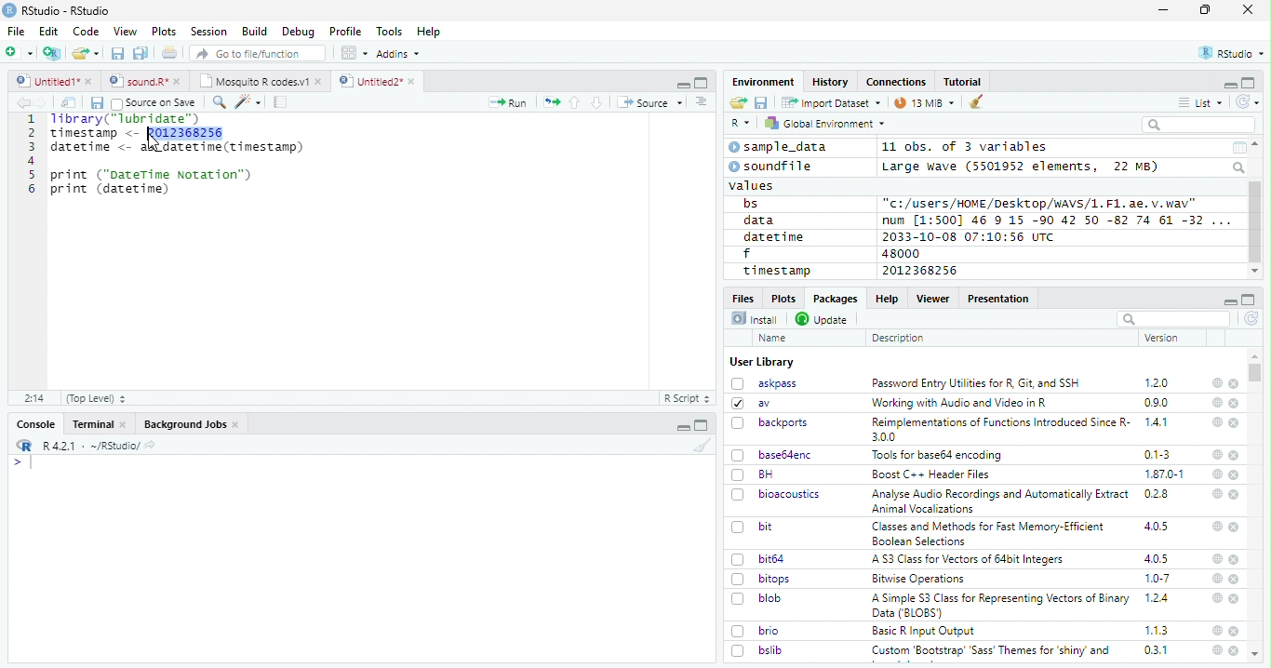 The height and width of the screenshot is (668, 1271). Describe the element at coordinates (175, 134) in the screenshot. I see `library ("lubridate") Timestamp <- 2012368256]datetime <- as_datetime(timestamp)` at that location.